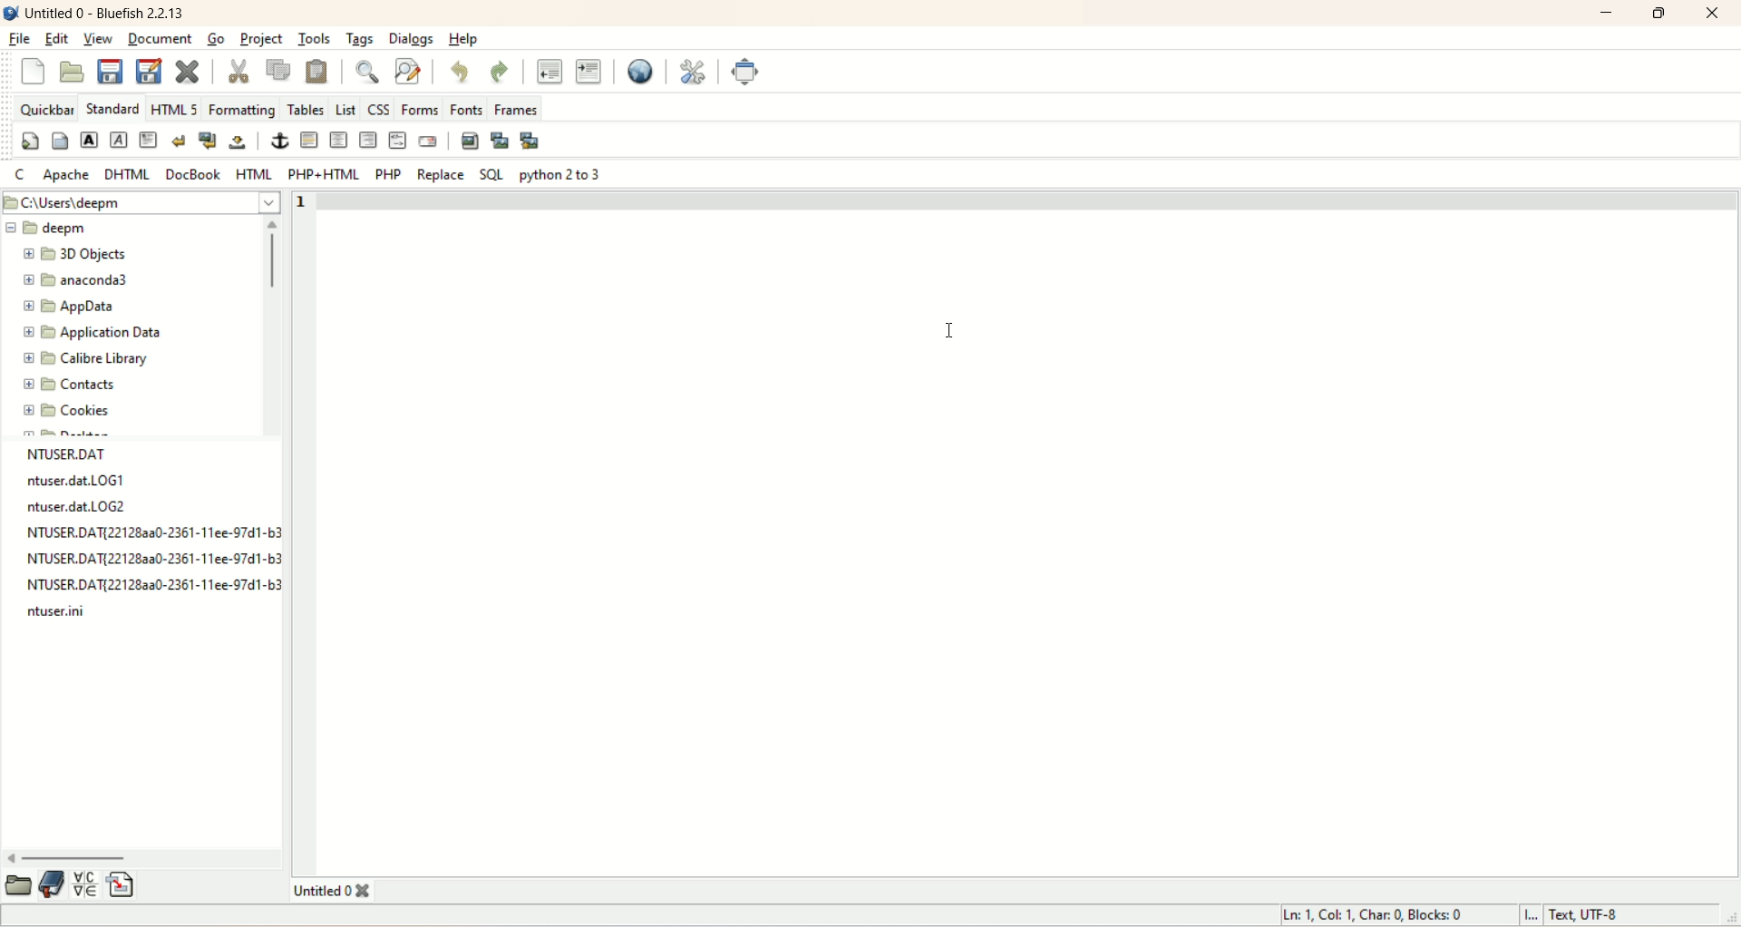 This screenshot has width=1741, height=927. What do you see at coordinates (322, 174) in the screenshot?
I see `PHP+HTML` at bounding box center [322, 174].